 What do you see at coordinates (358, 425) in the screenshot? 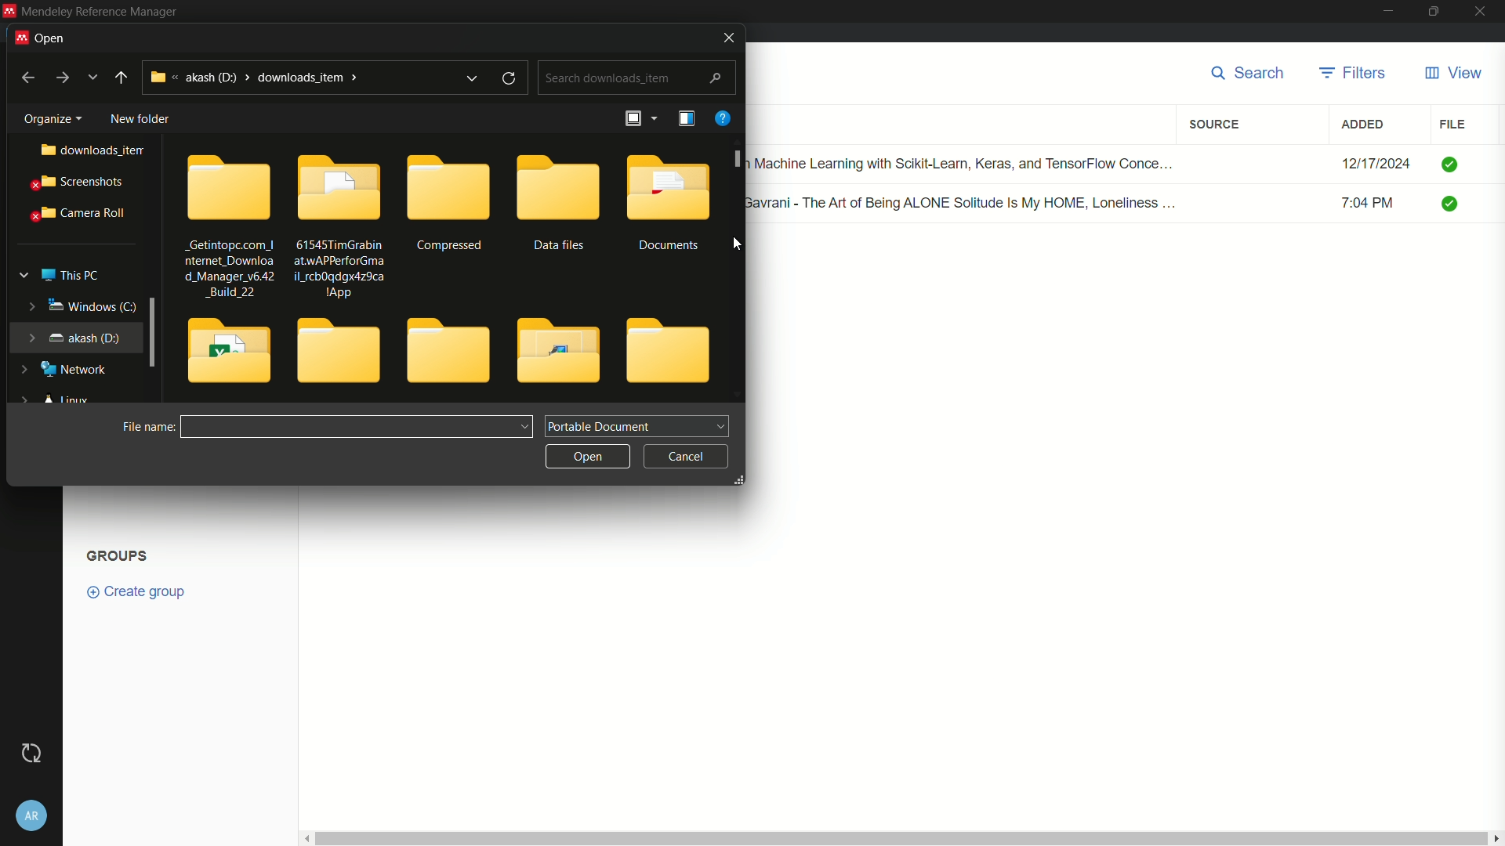
I see `file name: ` at bounding box center [358, 425].